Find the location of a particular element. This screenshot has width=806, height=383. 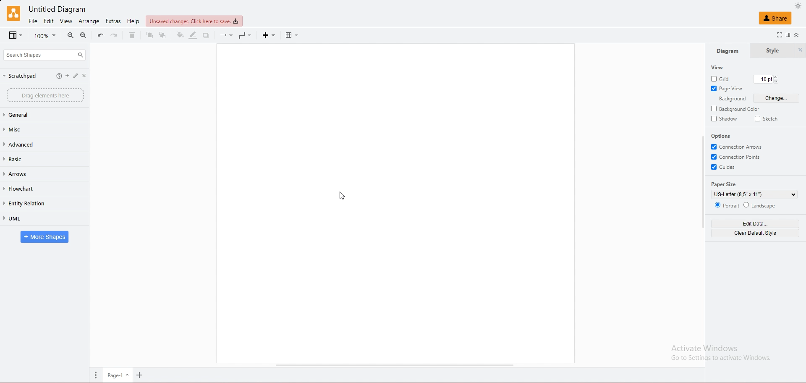

add is located at coordinates (66, 76).